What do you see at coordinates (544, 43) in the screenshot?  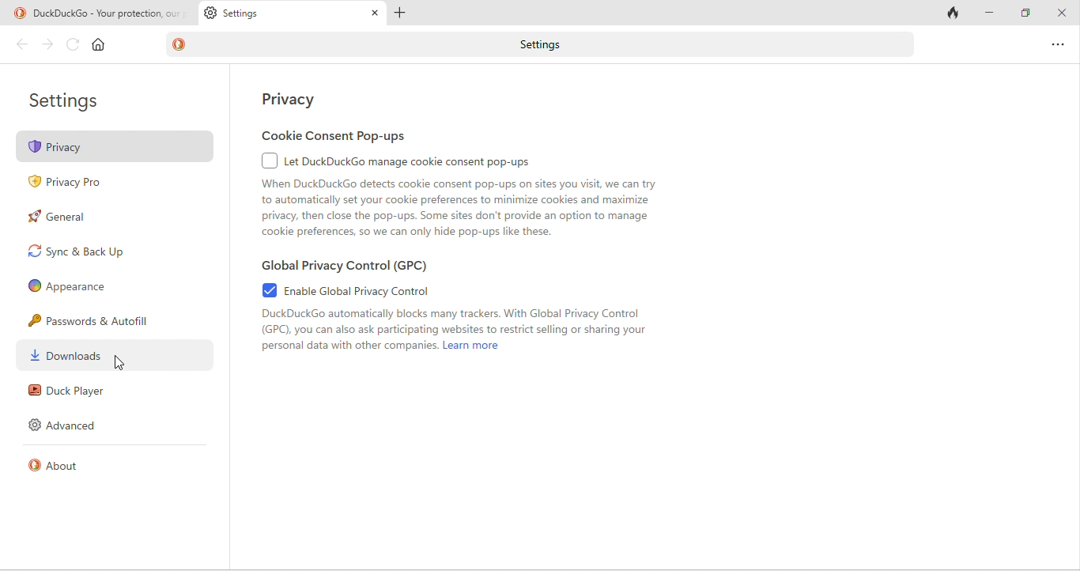 I see `settings` at bounding box center [544, 43].